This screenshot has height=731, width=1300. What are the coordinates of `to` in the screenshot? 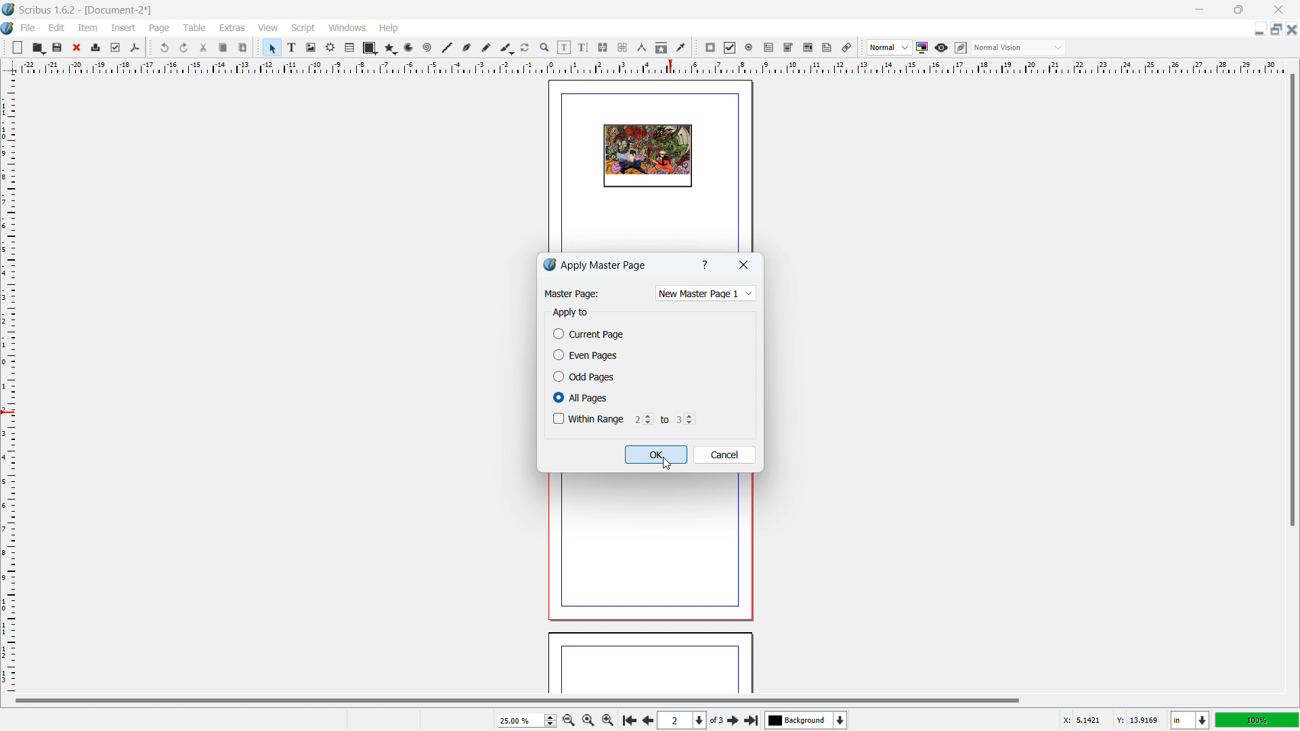 It's located at (664, 418).